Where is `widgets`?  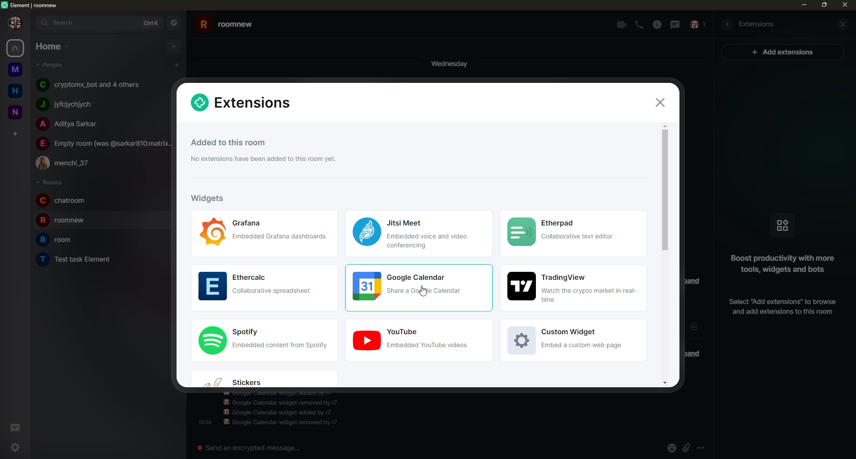 widgets is located at coordinates (565, 231).